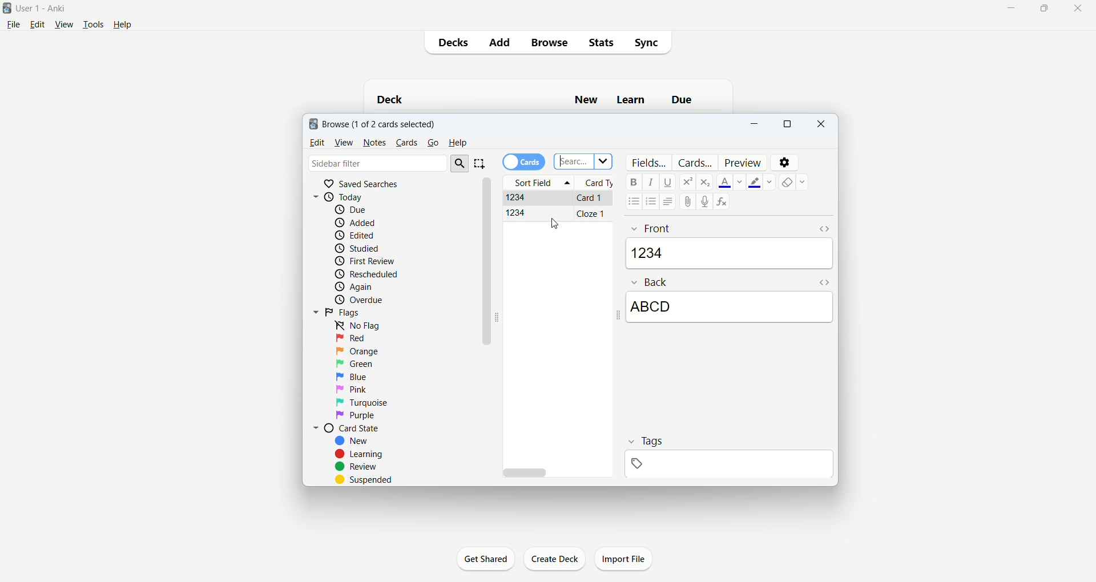  What do you see at coordinates (7, 7) in the screenshot?
I see `logo` at bounding box center [7, 7].